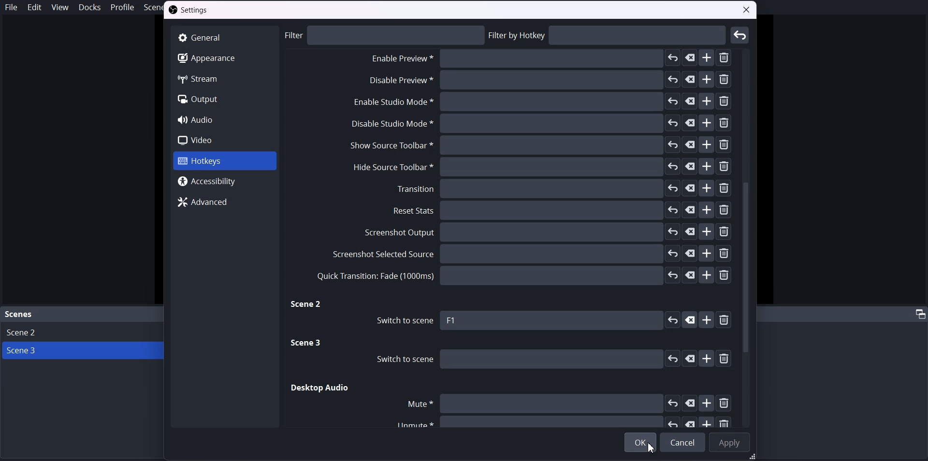 This screenshot has height=461, width=928. What do you see at coordinates (919, 314) in the screenshot?
I see `adjust tab` at bounding box center [919, 314].